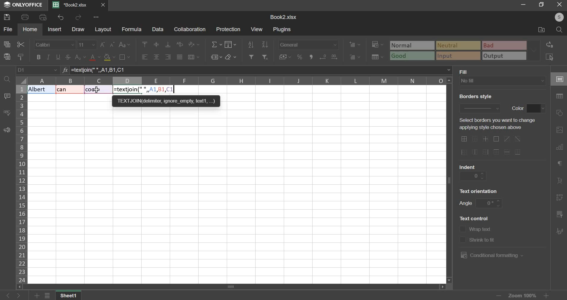 The height and width of the screenshot is (300, 567). What do you see at coordinates (7, 130) in the screenshot?
I see `feedback` at bounding box center [7, 130].